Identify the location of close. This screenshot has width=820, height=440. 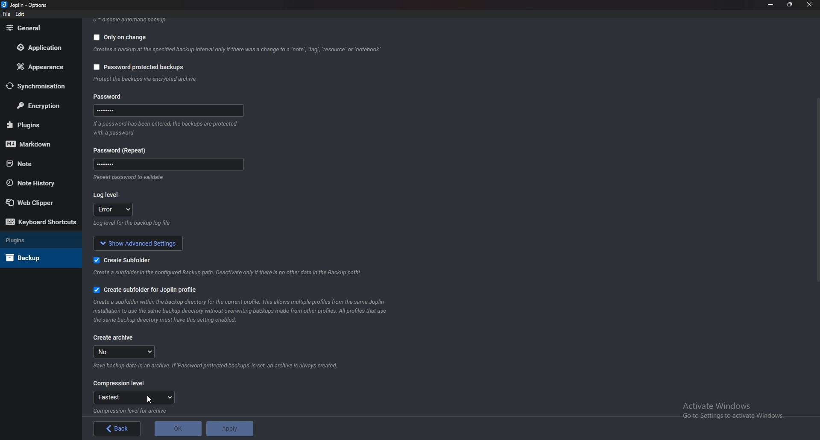
(811, 4).